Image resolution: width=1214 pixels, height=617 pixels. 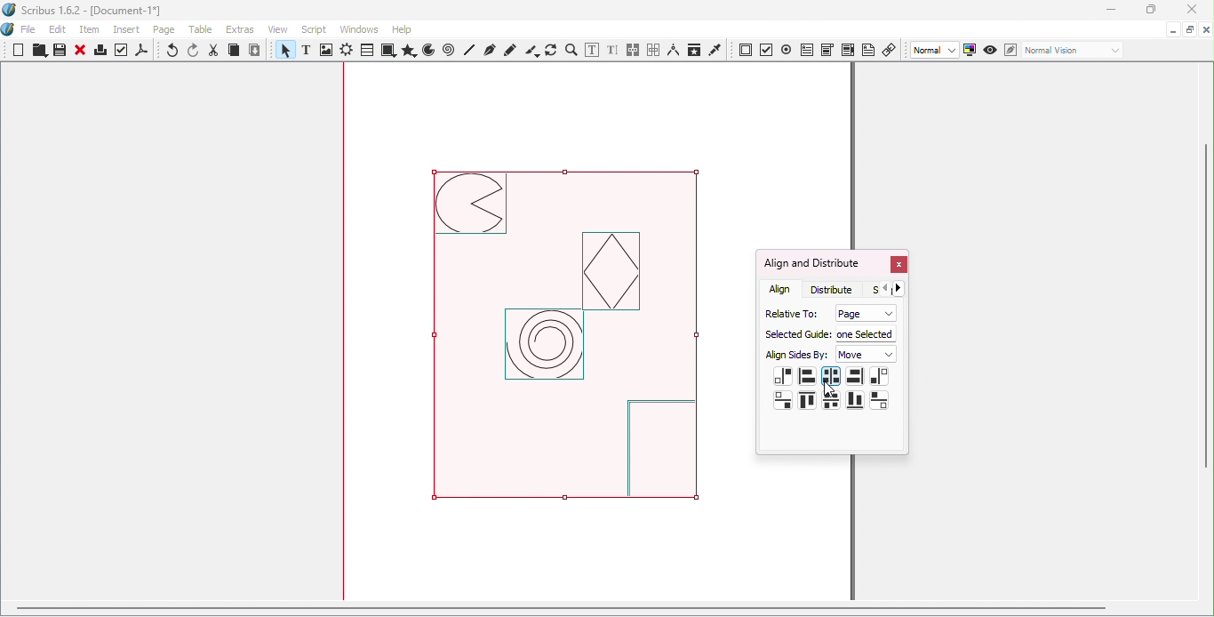 What do you see at coordinates (1188, 11) in the screenshot?
I see `Close` at bounding box center [1188, 11].